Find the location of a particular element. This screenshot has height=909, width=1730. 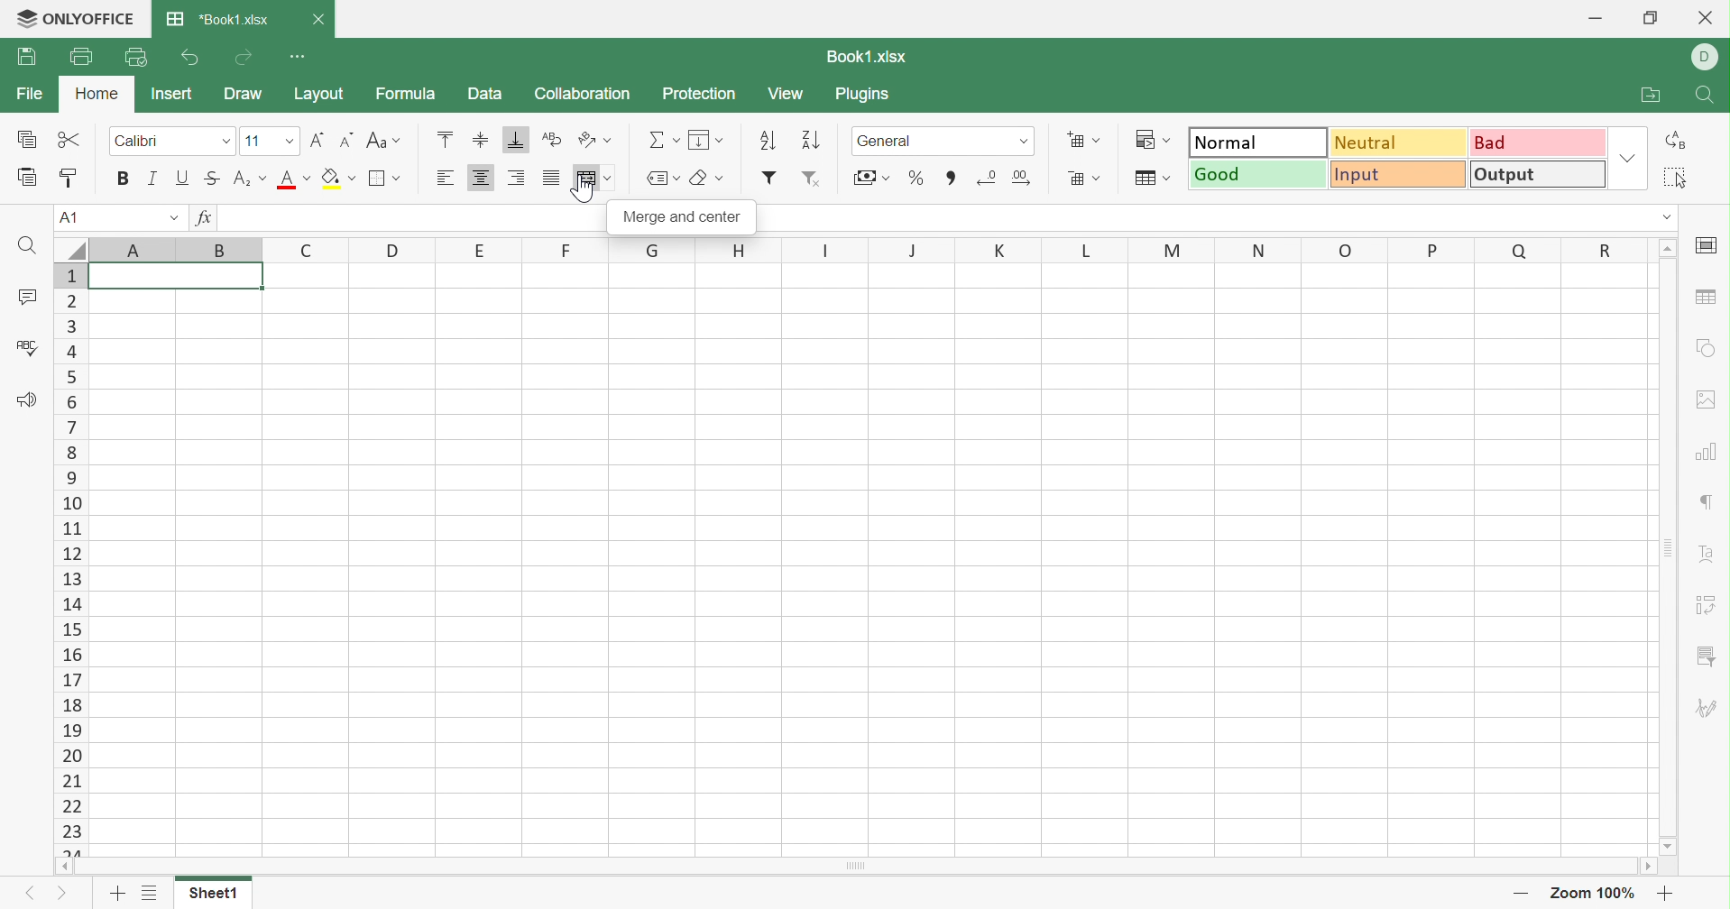

Align Middle is located at coordinates (485, 142).